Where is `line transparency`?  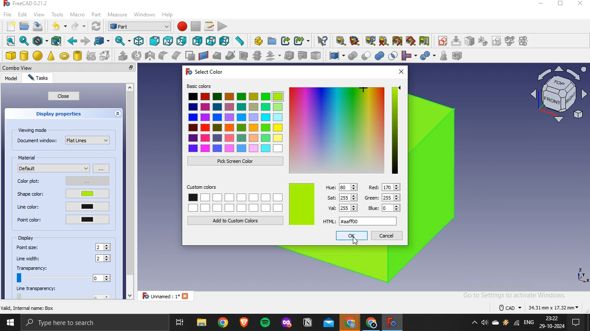
line transparency is located at coordinates (65, 293).